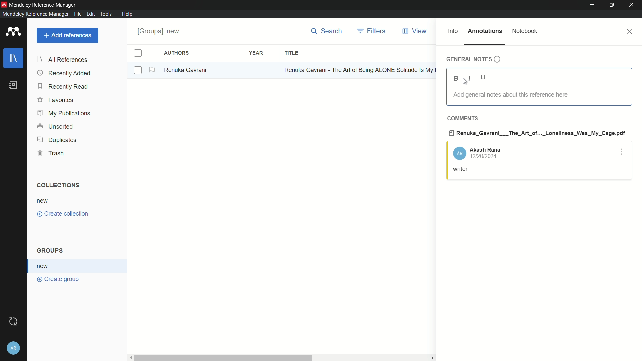 This screenshot has height=361, width=642. I want to click on general notes, so click(473, 59).